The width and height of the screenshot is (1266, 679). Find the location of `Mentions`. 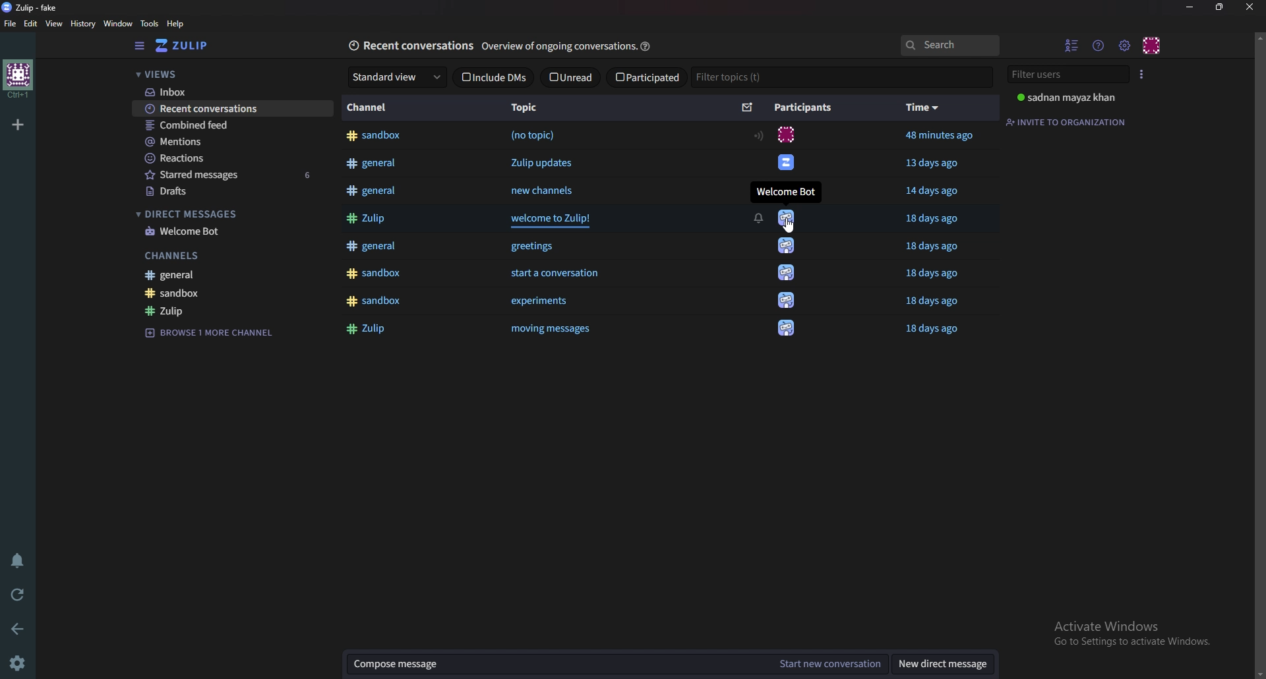

Mentions is located at coordinates (228, 142).